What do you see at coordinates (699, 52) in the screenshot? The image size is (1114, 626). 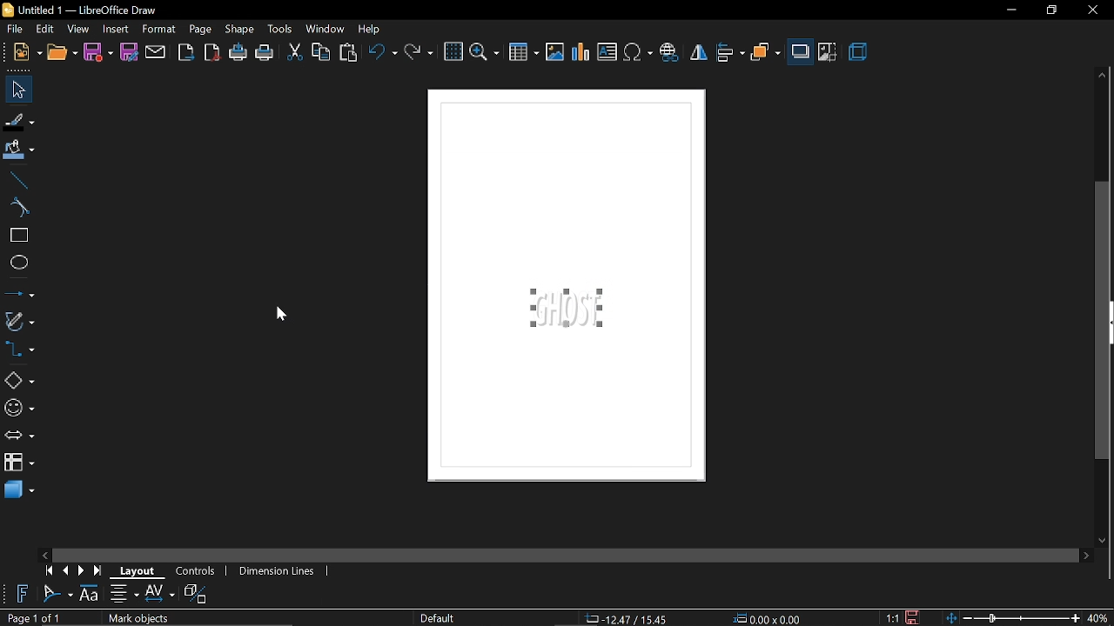 I see `flip` at bounding box center [699, 52].